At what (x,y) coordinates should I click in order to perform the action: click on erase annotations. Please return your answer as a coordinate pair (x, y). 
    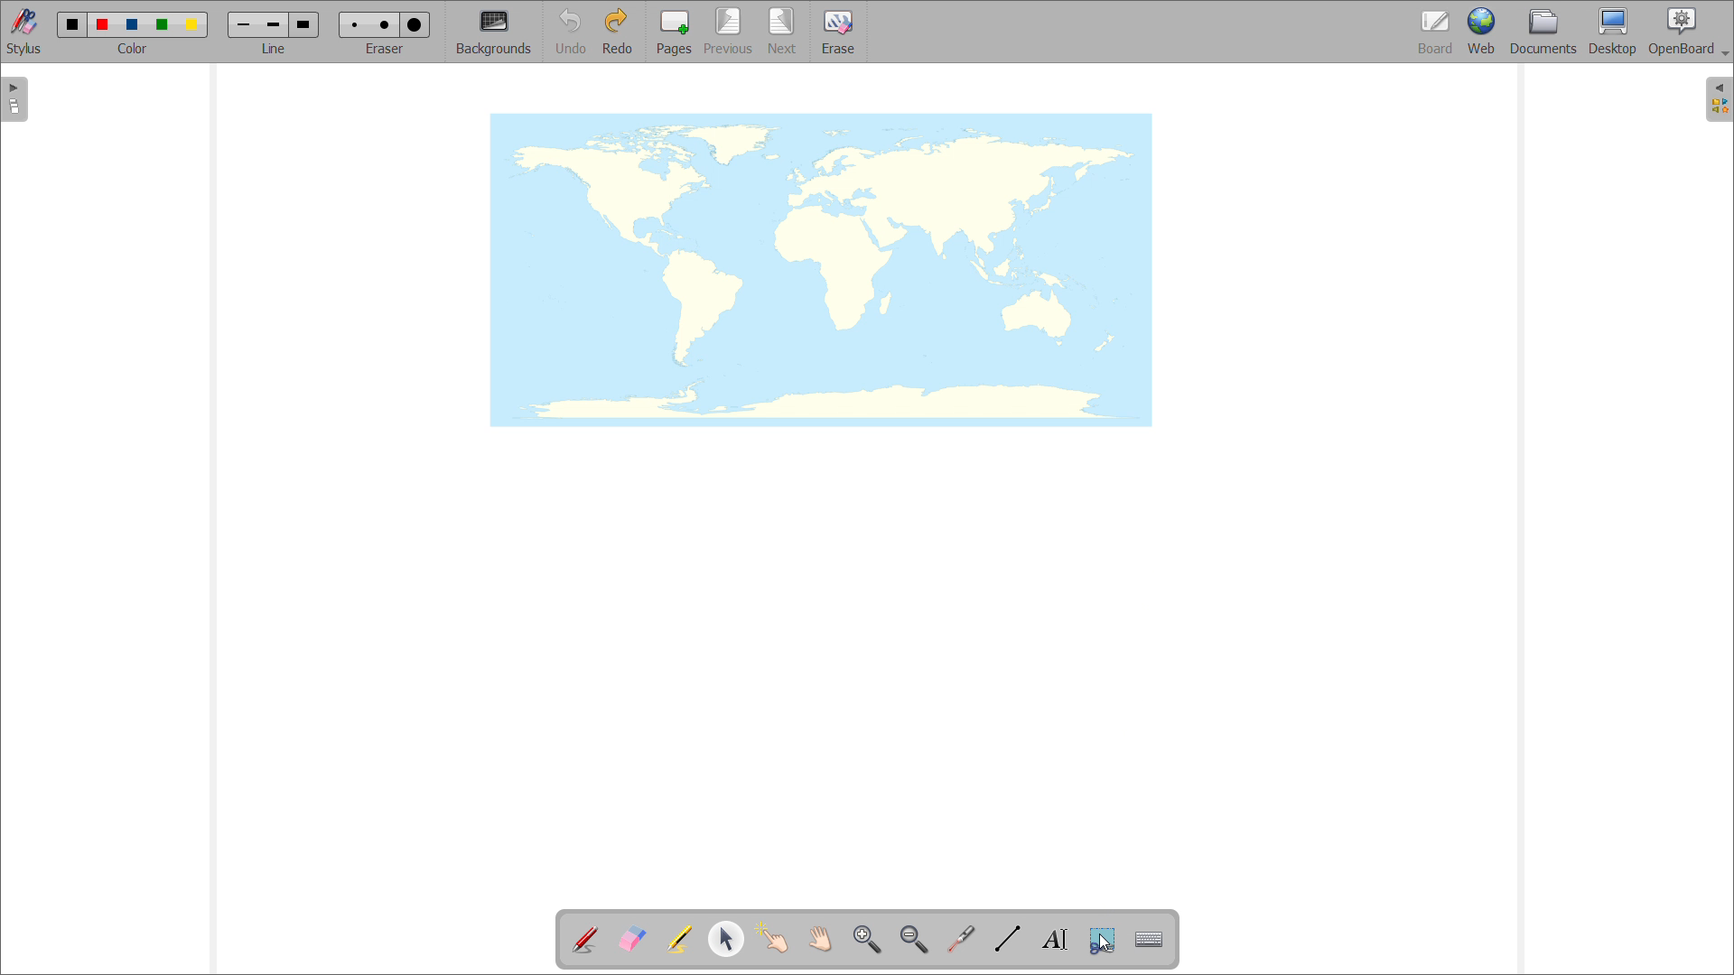
    Looking at the image, I should click on (631, 938).